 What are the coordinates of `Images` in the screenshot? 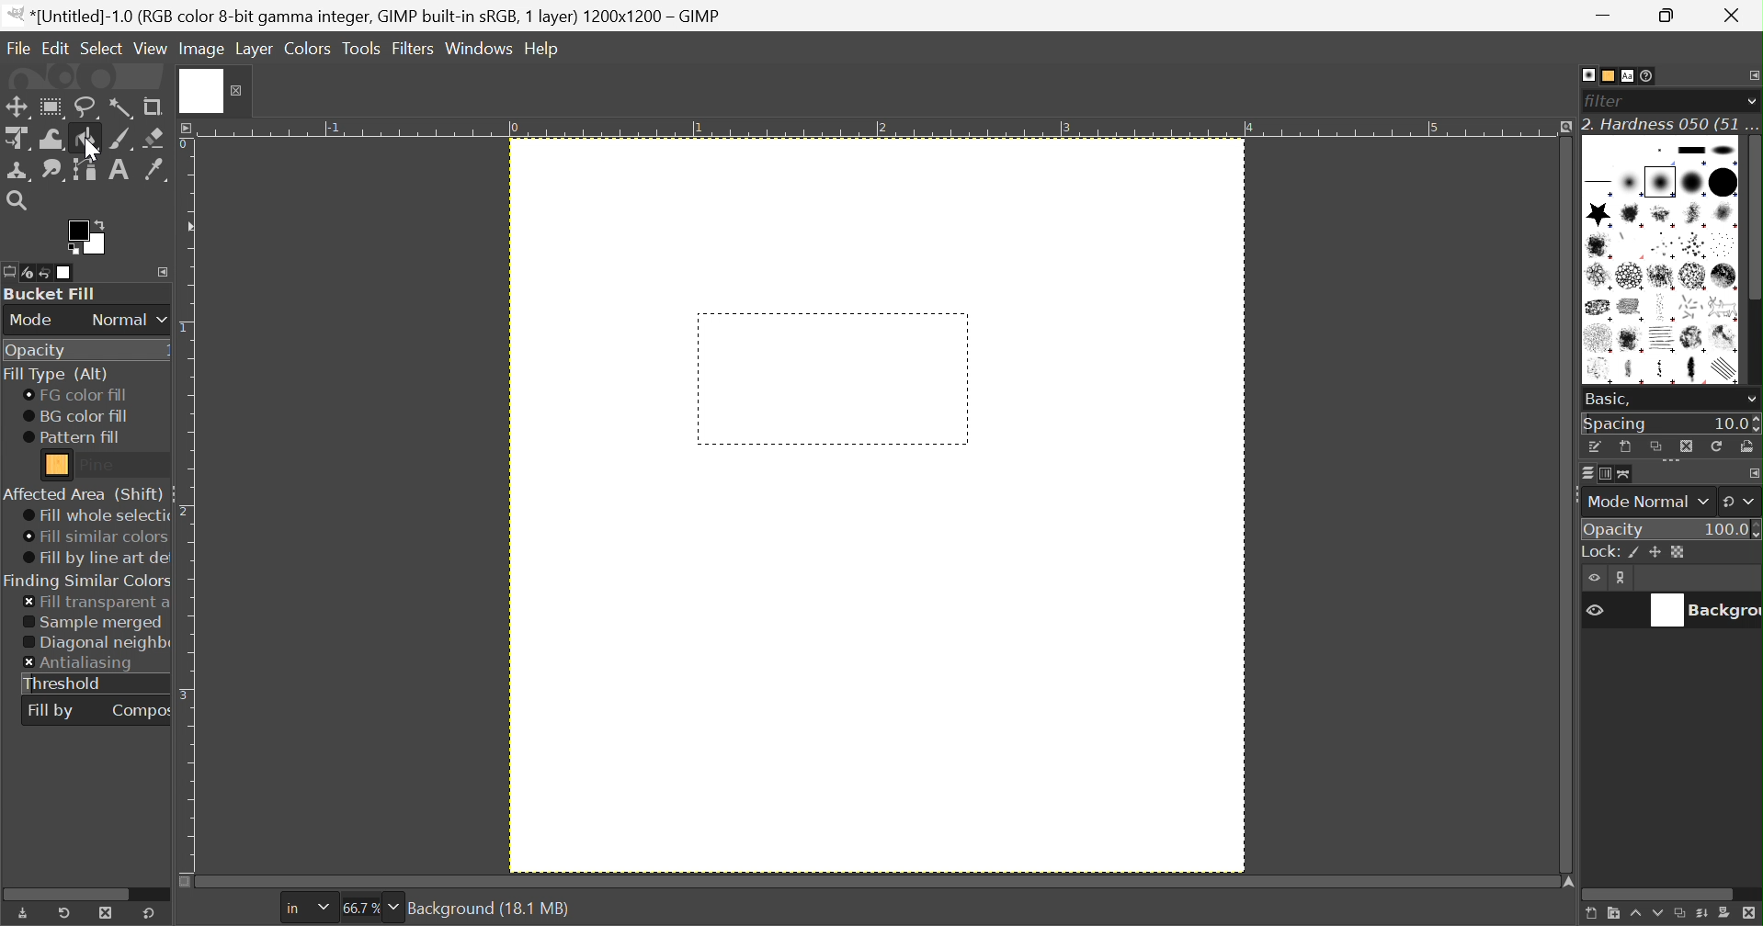 It's located at (66, 273).